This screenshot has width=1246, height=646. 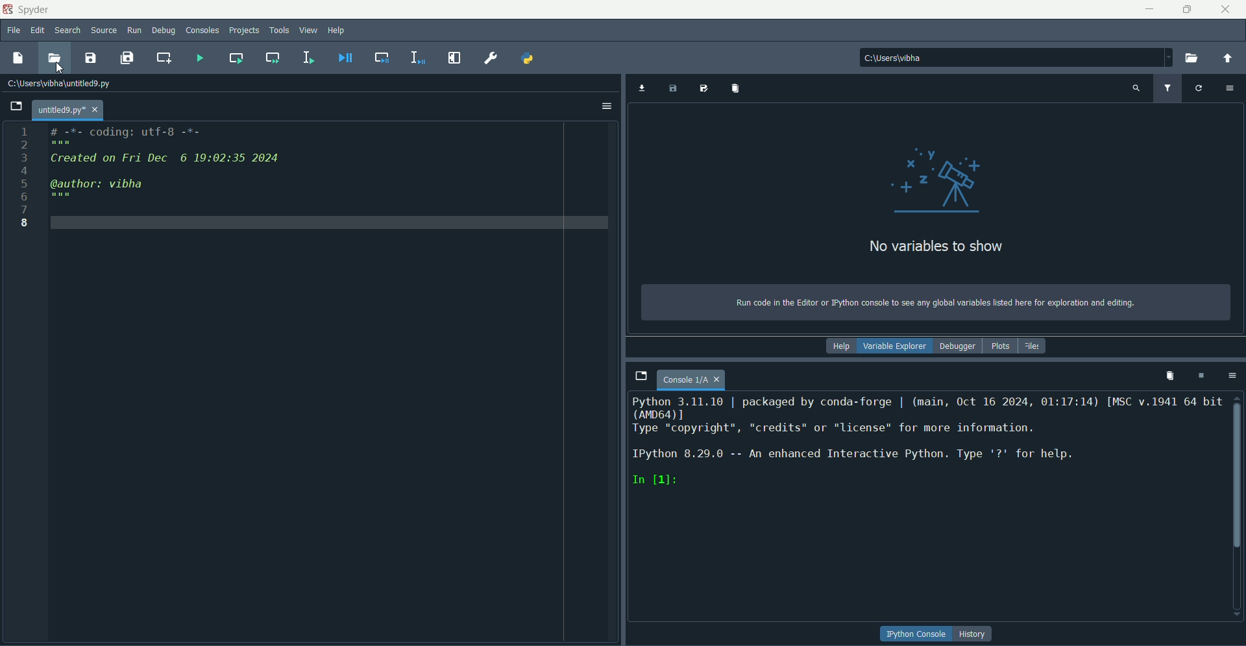 What do you see at coordinates (844, 347) in the screenshot?
I see `help` at bounding box center [844, 347].